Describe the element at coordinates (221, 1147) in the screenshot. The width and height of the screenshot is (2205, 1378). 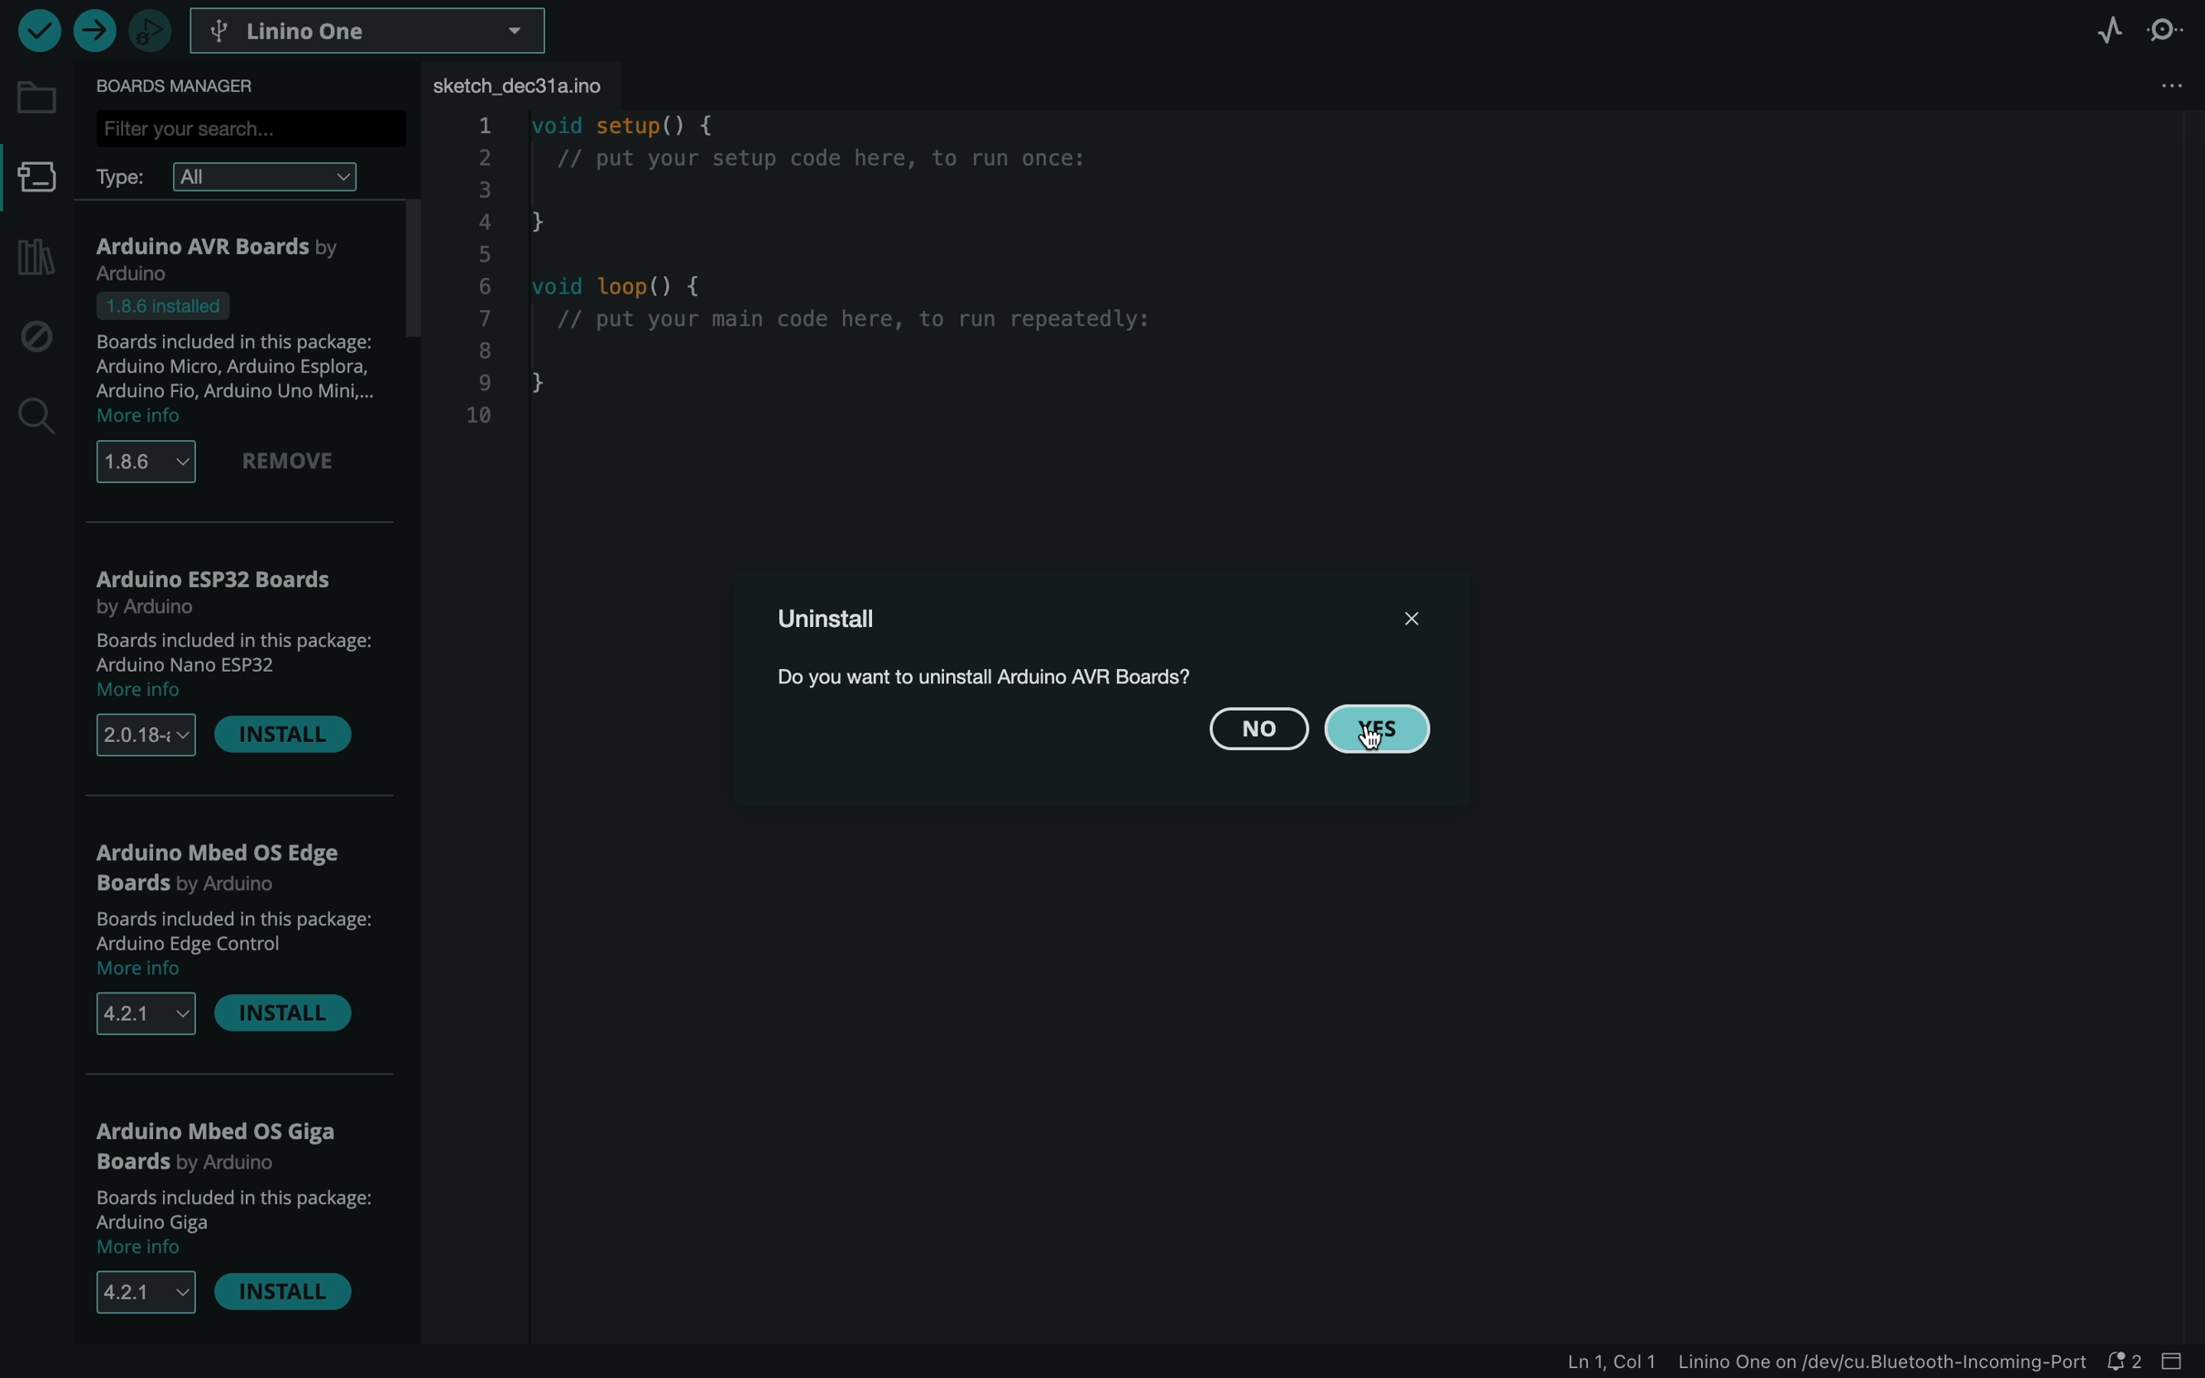
I see `OS Giga boards` at that location.